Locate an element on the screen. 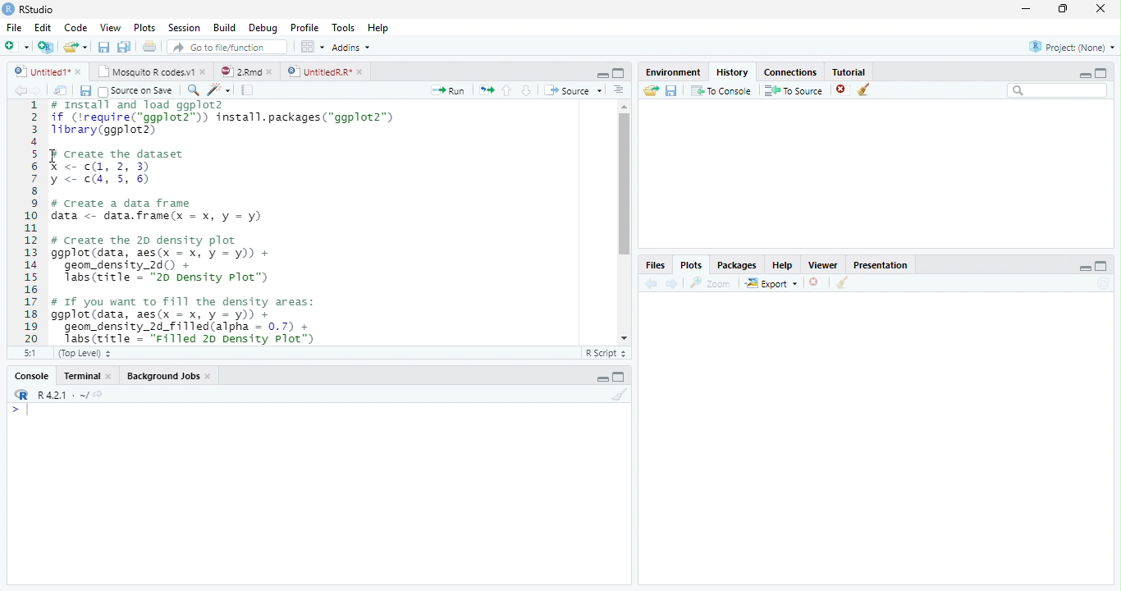  Scrollbar down is located at coordinates (624, 338).